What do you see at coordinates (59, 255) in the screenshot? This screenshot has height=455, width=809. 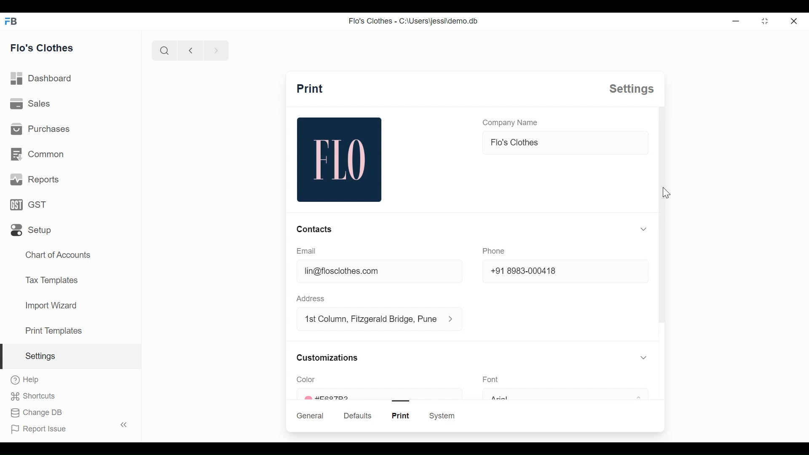 I see `chart of accounts` at bounding box center [59, 255].